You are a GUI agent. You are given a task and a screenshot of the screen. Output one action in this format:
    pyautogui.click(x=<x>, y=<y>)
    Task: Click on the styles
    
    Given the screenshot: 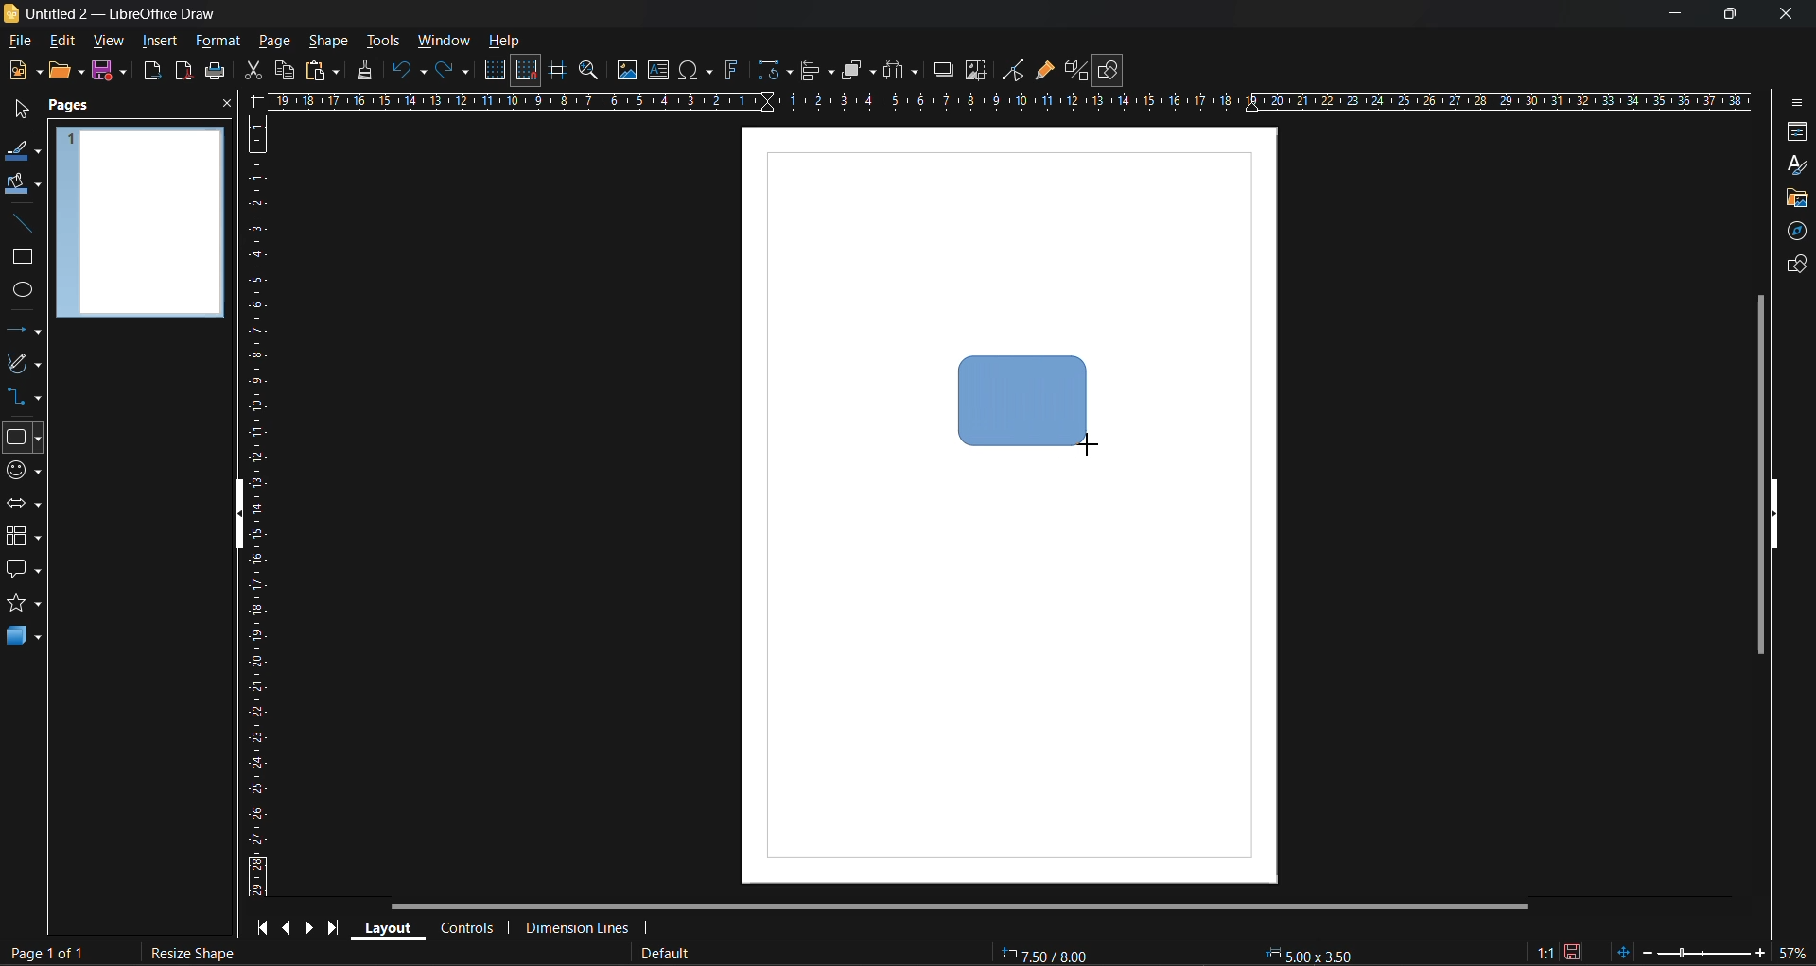 What is the action you would take?
    pyautogui.click(x=1798, y=167)
    